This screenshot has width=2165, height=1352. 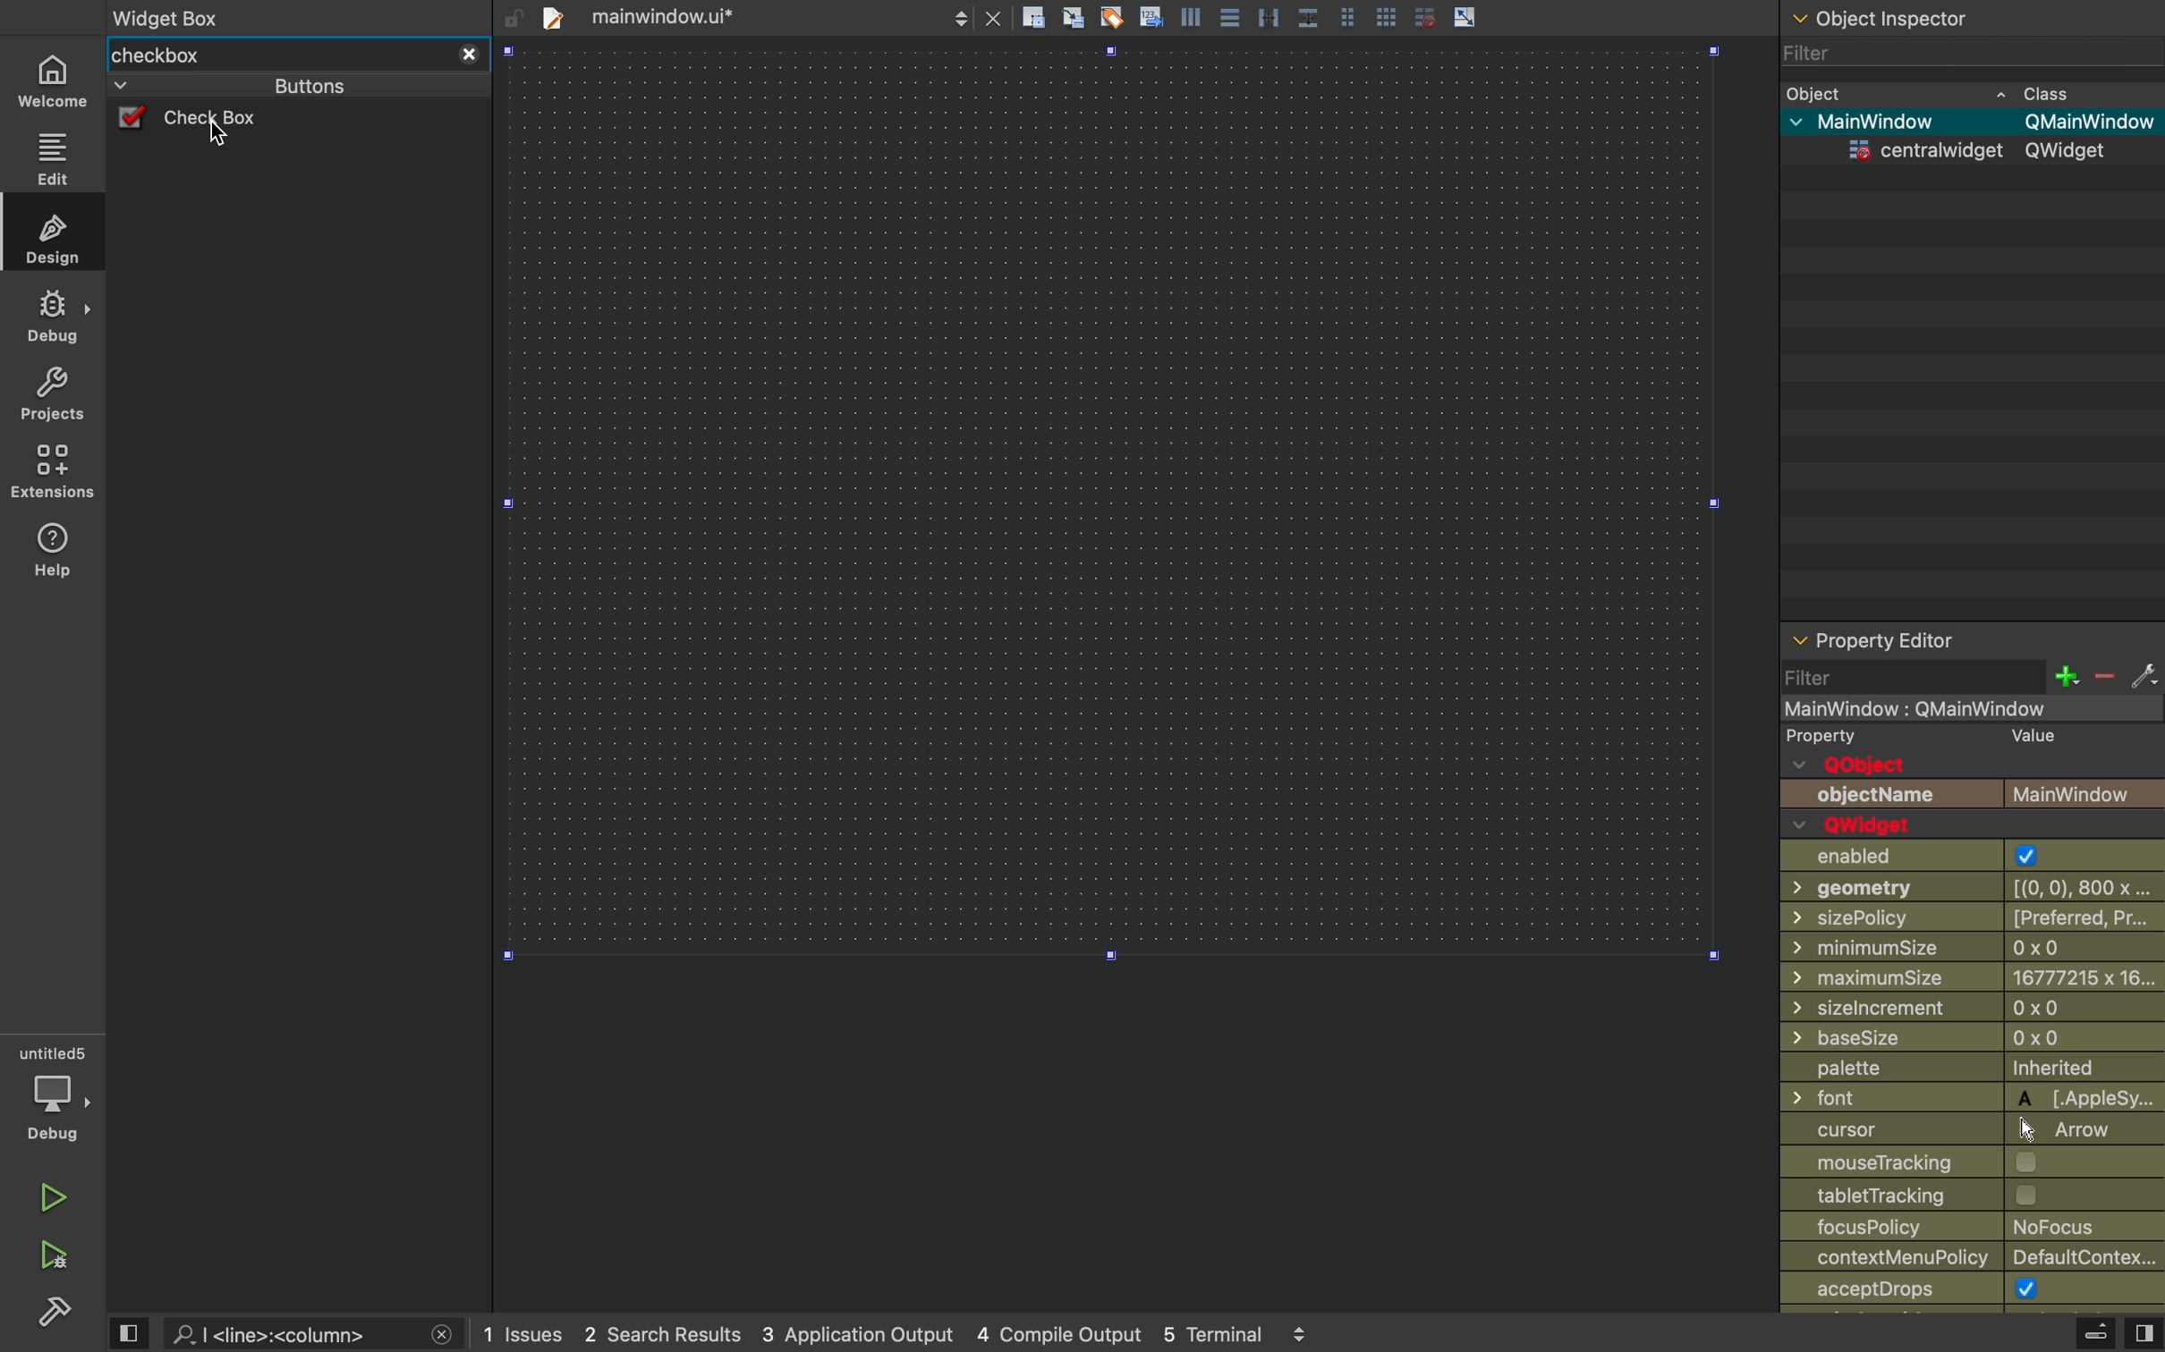 What do you see at coordinates (469, 56) in the screenshot?
I see `close` at bounding box center [469, 56].